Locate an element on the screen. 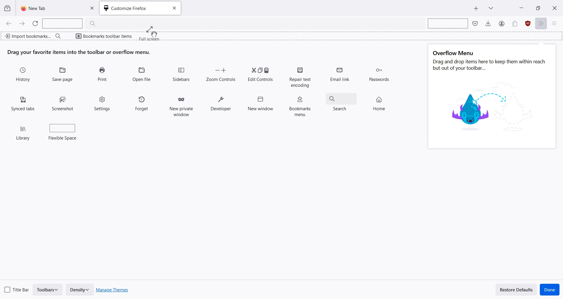  Refresh is located at coordinates (35, 23).